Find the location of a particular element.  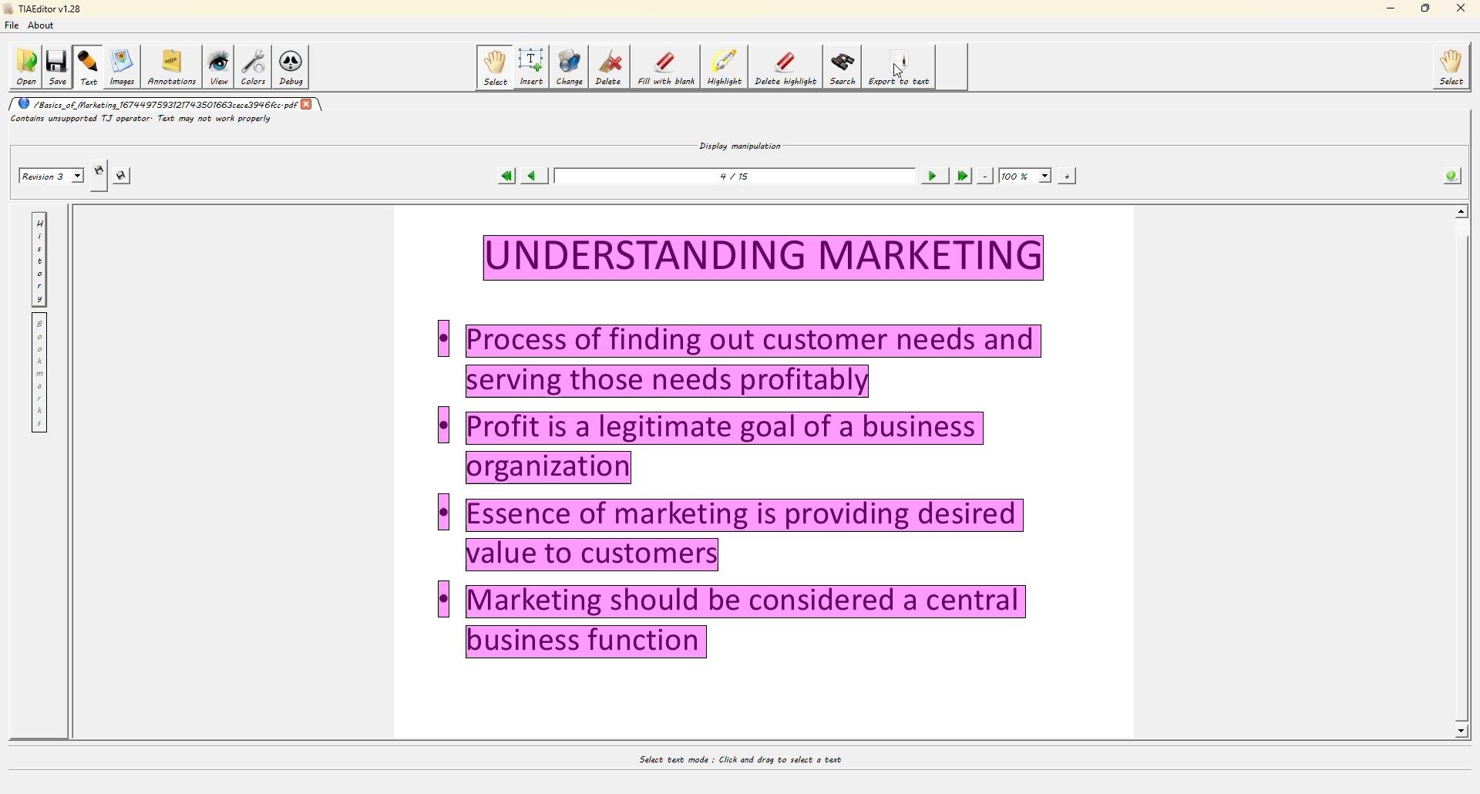

history is located at coordinates (39, 260).